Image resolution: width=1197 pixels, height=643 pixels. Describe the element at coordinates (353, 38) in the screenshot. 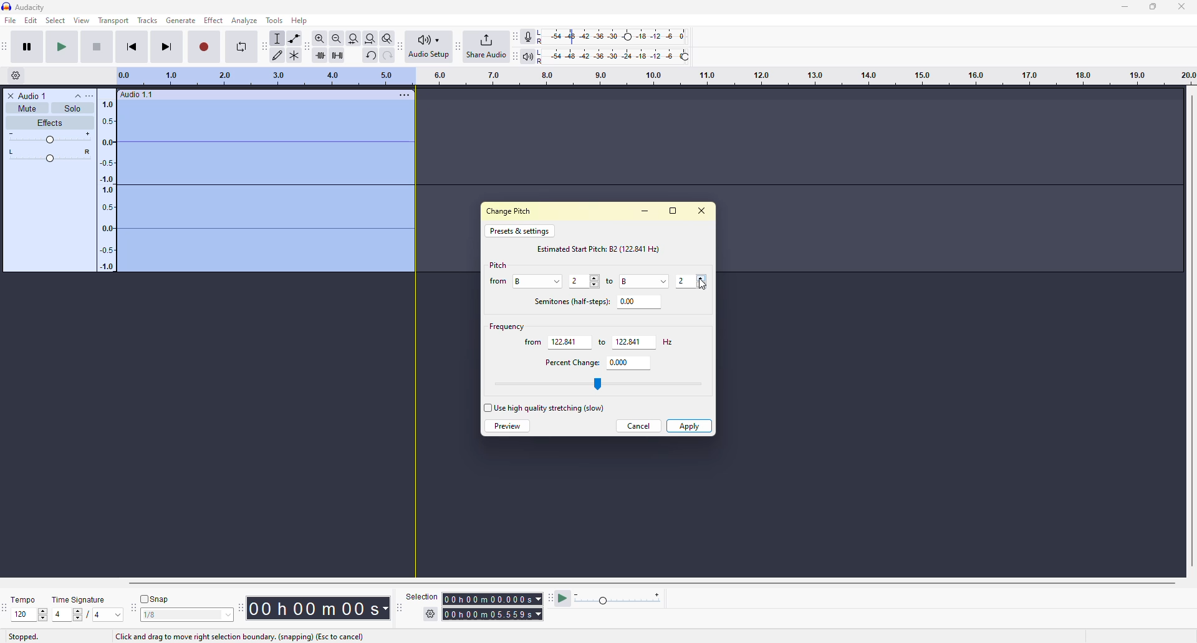

I see `fit selection to width` at that location.